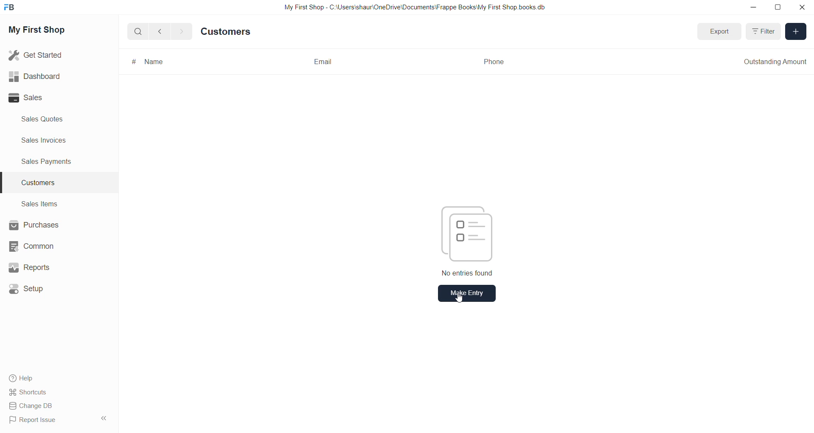  Describe the element at coordinates (229, 34) in the screenshot. I see `Customers` at that location.